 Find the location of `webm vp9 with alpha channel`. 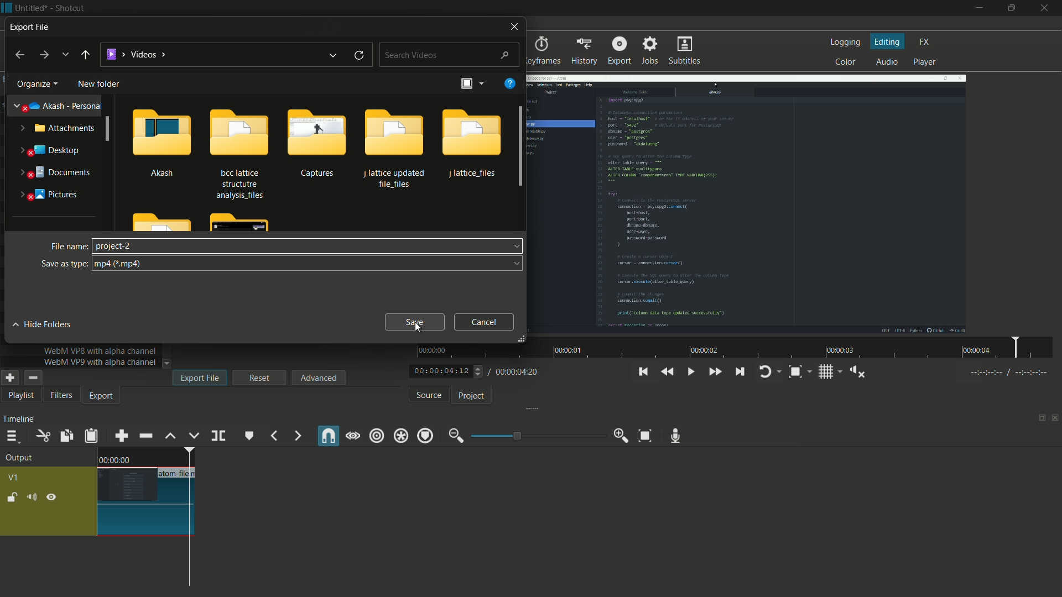

webm vp9 with alpha channel is located at coordinates (100, 362).